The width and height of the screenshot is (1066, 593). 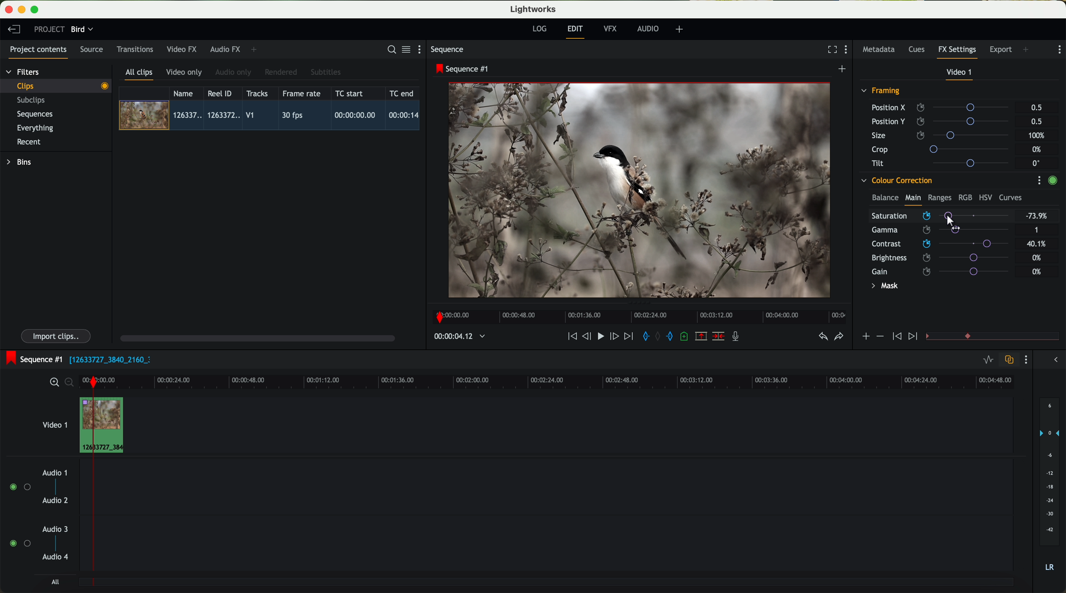 What do you see at coordinates (256, 50) in the screenshot?
I see `add panel` at bounding box center [256, 50].